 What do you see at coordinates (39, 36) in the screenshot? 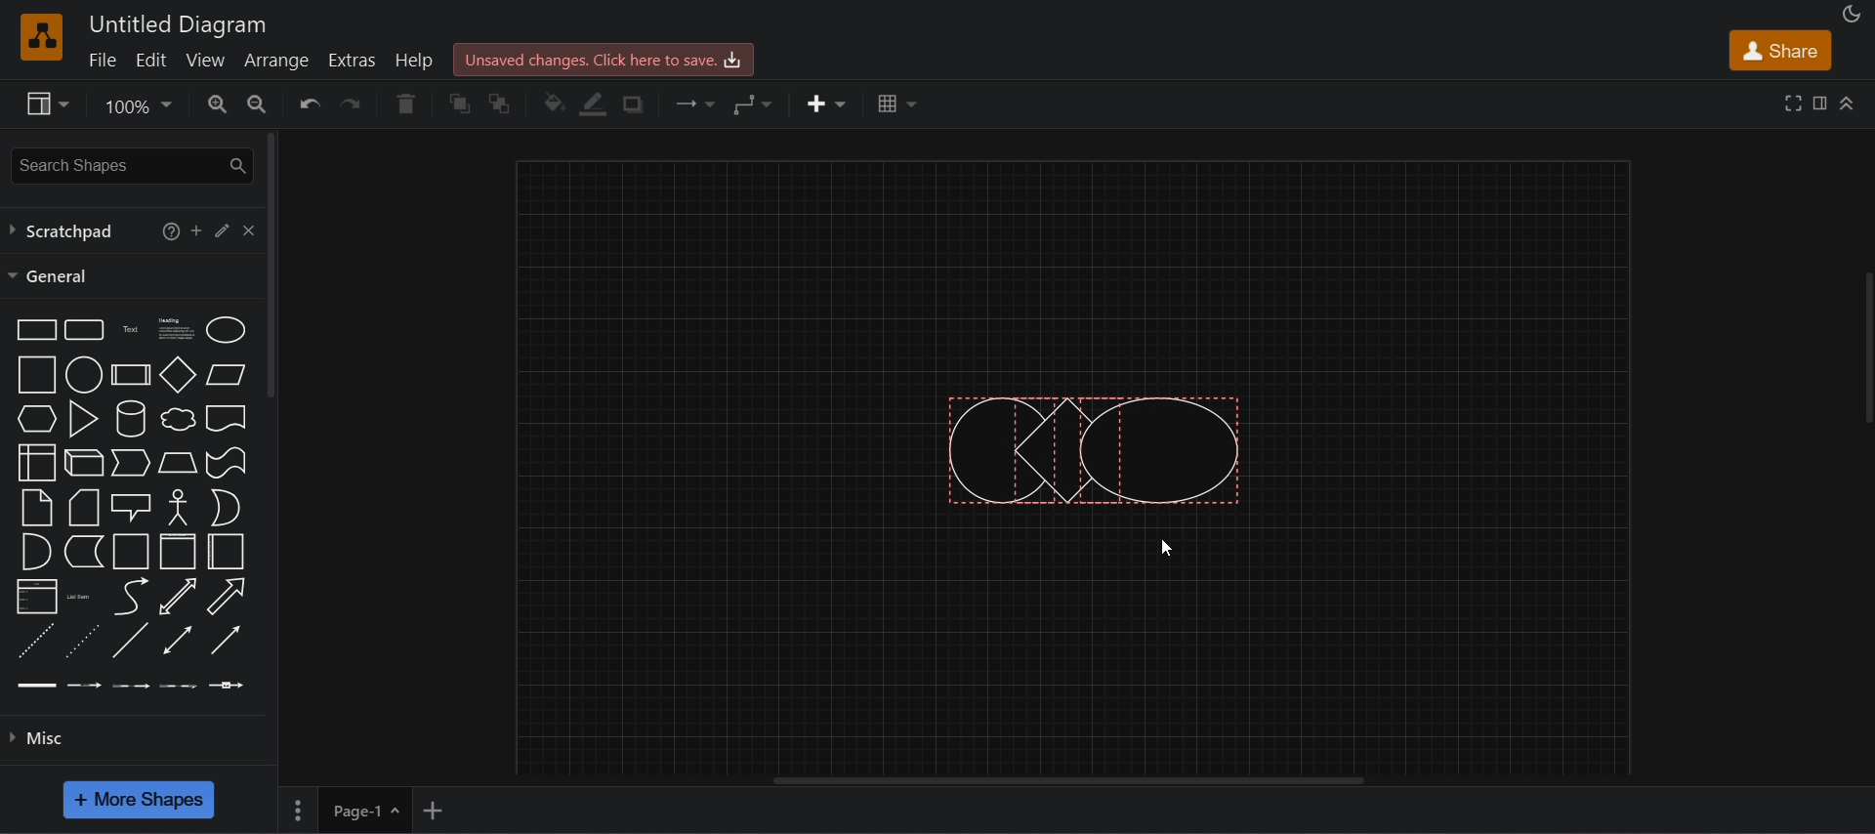
I see `logo` at bounding box center [39, 36].